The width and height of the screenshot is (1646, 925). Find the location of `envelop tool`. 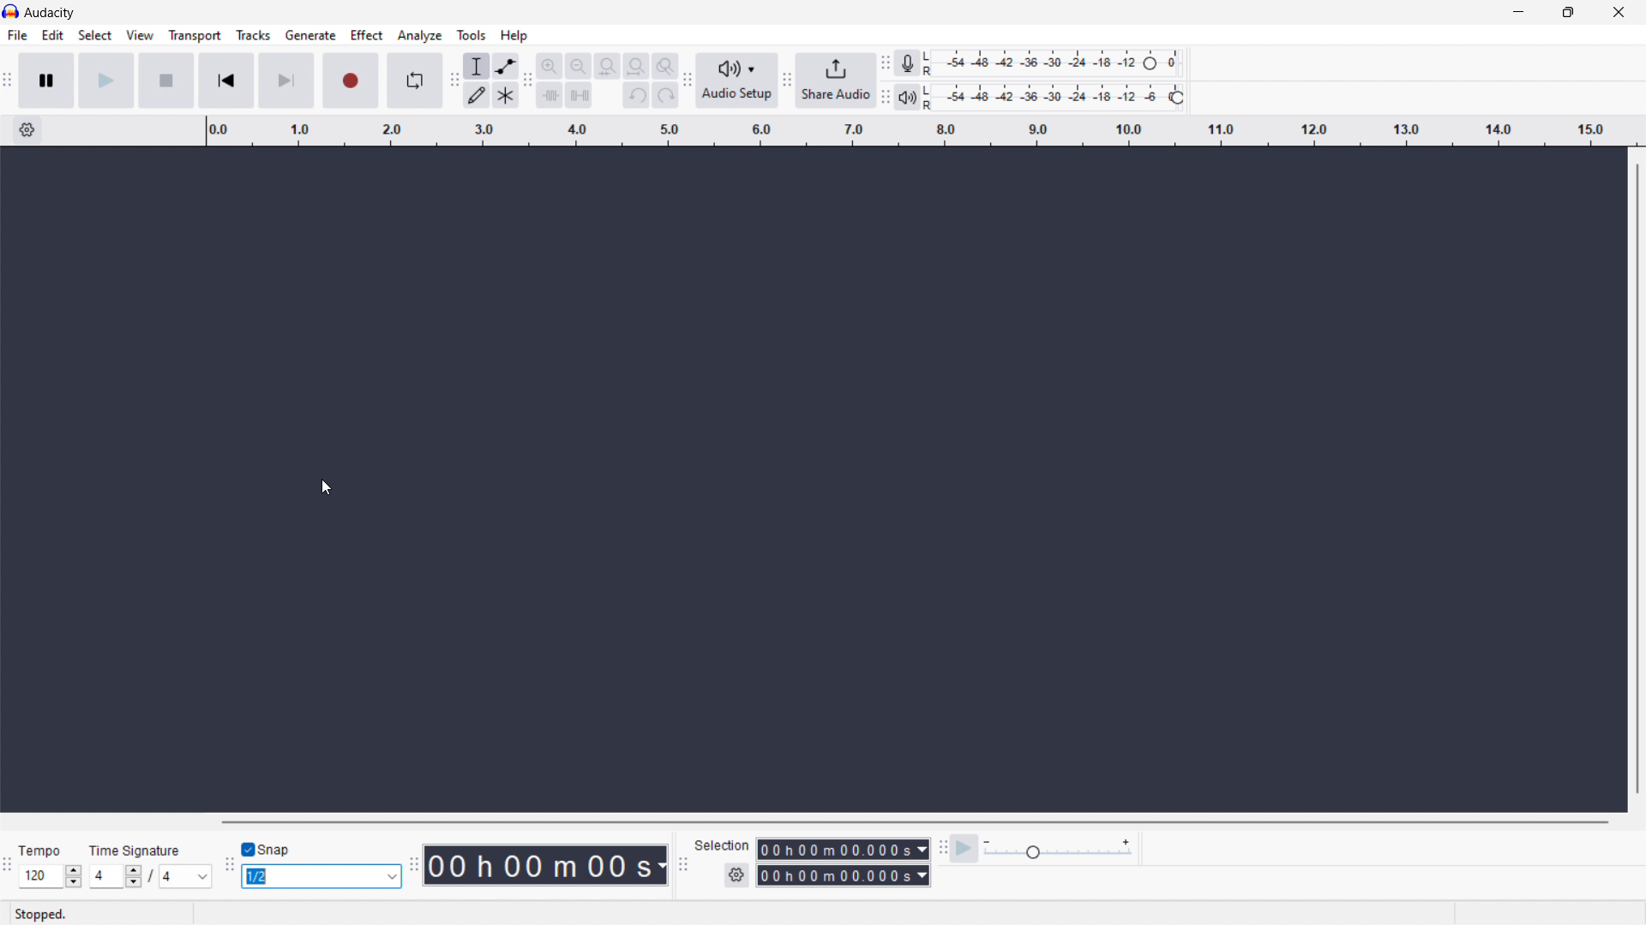

envelop tool is located at coordinates (505, 67).